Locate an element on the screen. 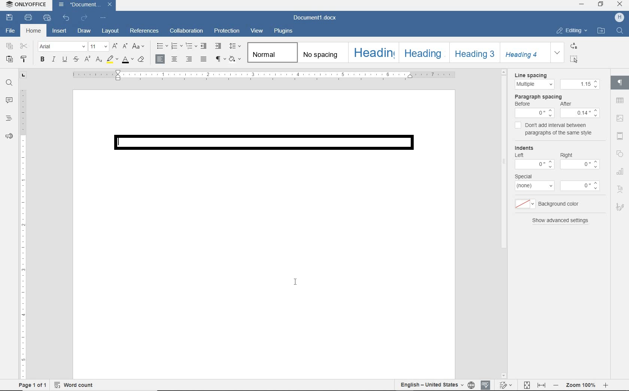 Image resolution: width=629 pixels, height=391 pixels. numbering is located at coordinates (177, 46).